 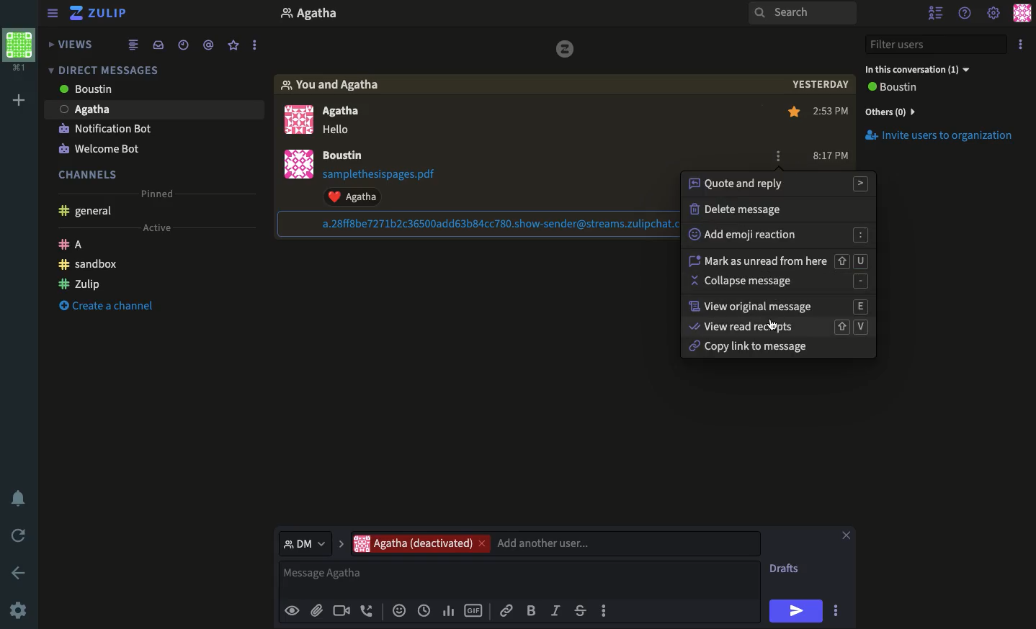 What do you see at coordinates (522, 579) in the screenshot?
I see `Message` at bounding box center [522, 579].